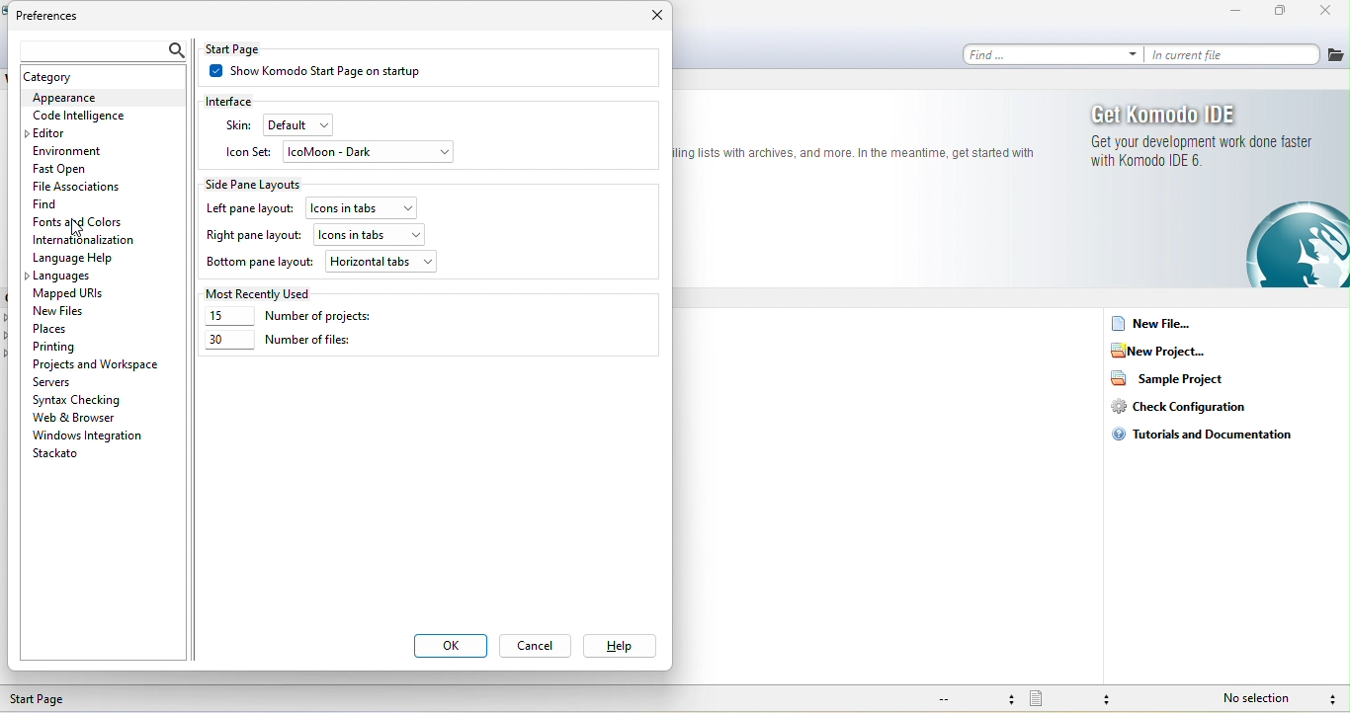 This screenshot has height=713, width=1350. What do you see at coordinates (389, 235) in the screenshot?
I see `icons in tabs` at bounding box center [389, 235].